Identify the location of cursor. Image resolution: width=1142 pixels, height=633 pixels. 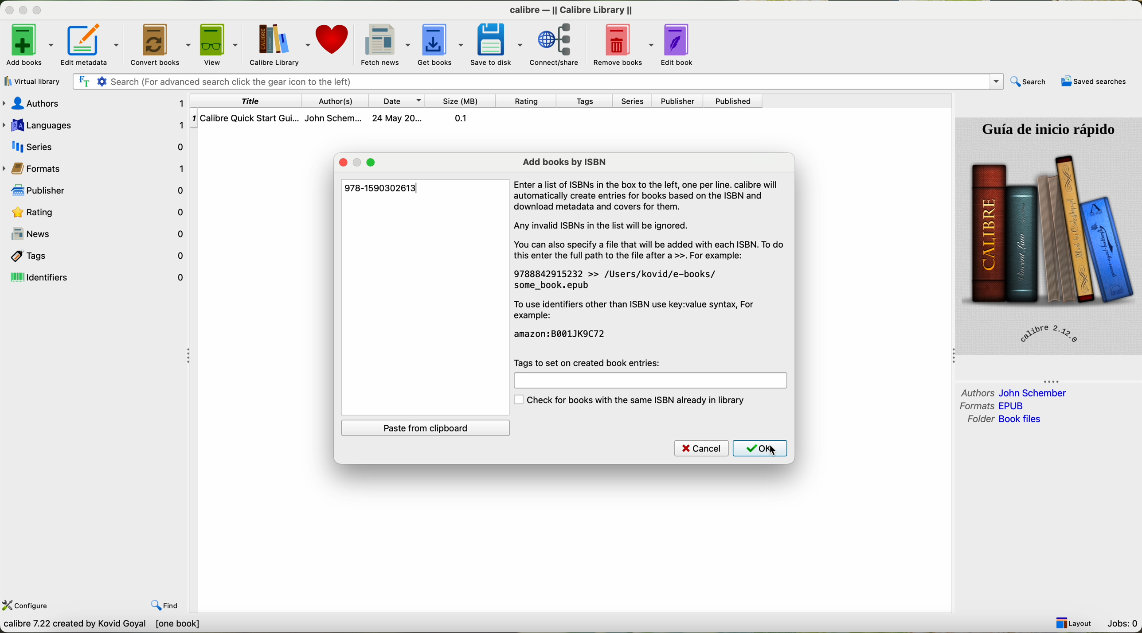
(778, 452).